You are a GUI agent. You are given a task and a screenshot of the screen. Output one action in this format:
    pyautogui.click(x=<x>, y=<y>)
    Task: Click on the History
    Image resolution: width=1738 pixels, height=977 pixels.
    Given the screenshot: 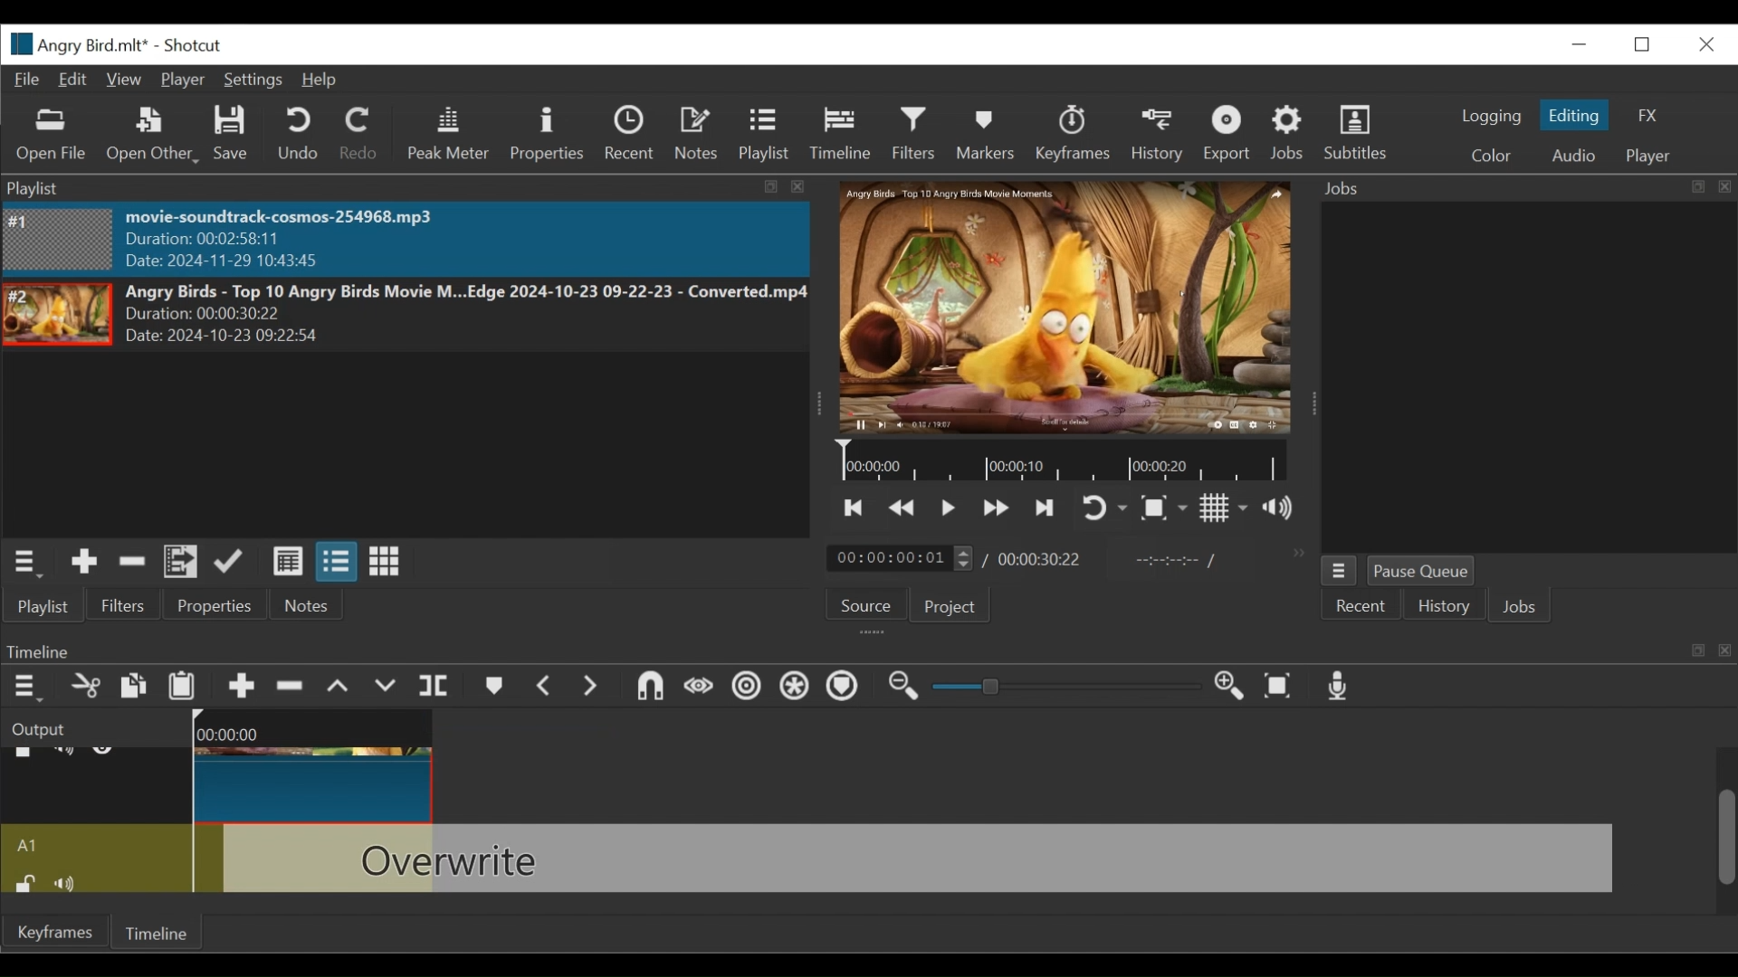 What is the action you would take?
    pyautogui.click(x=1156, y=135)
    